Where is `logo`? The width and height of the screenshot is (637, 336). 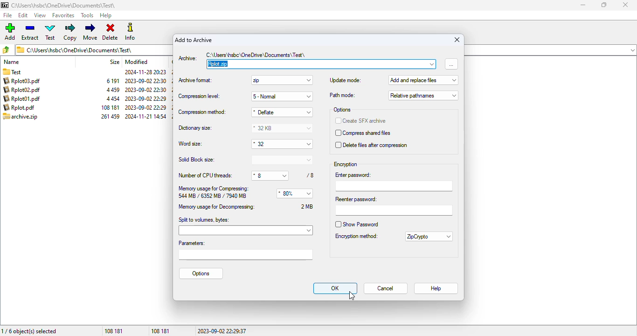
logo is located at coordinates (4, 5).